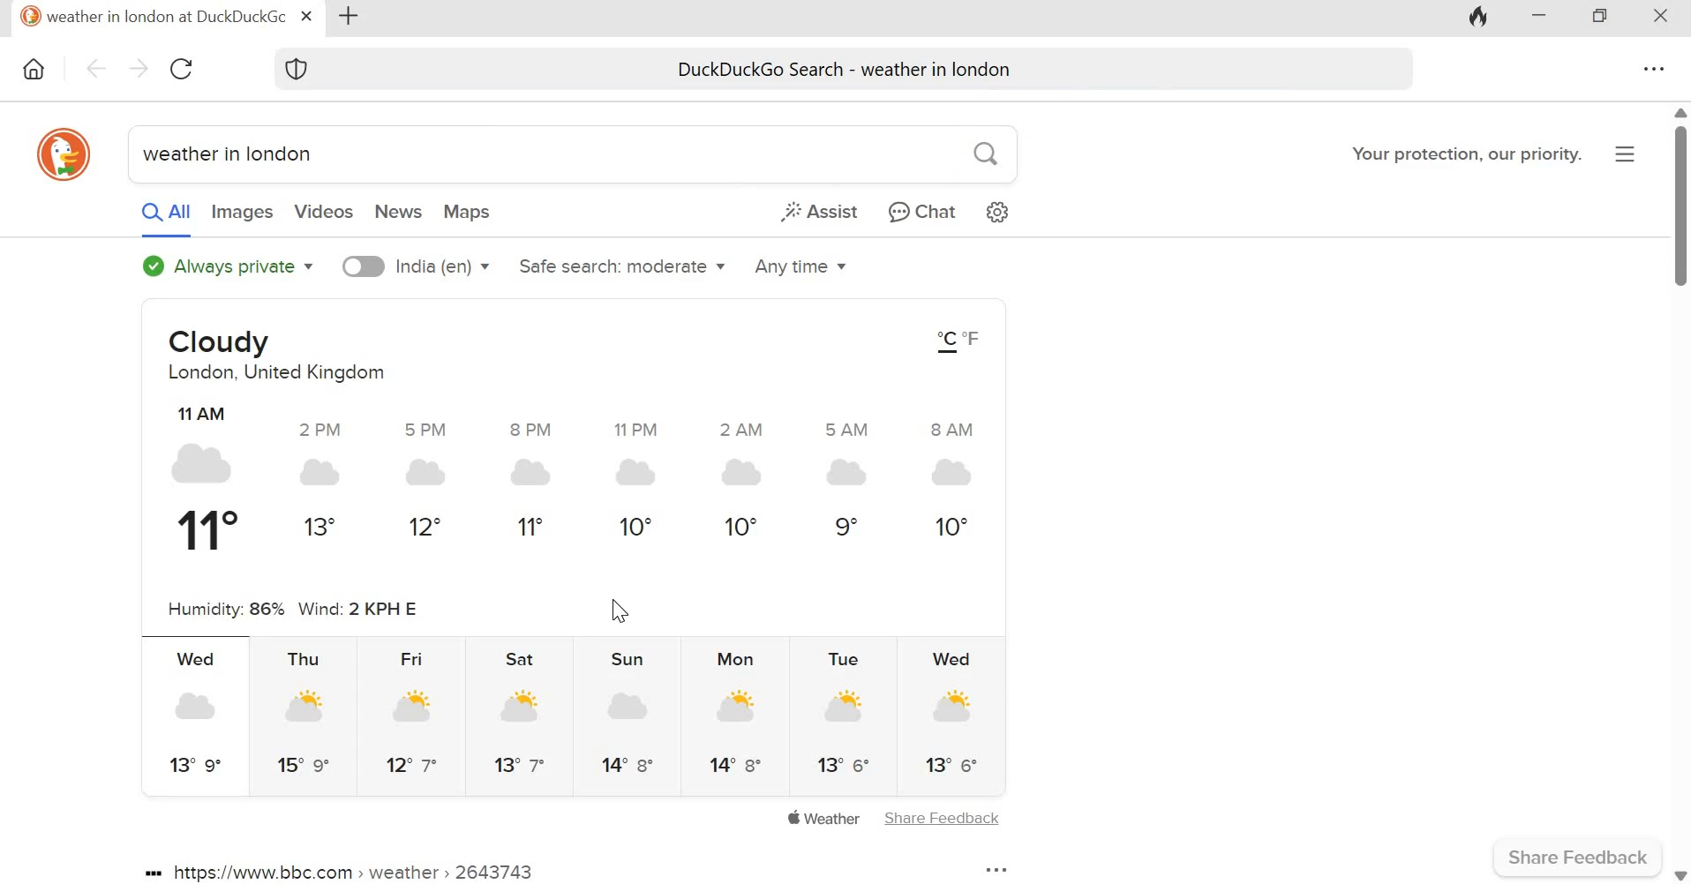  Describe the element at coordinates (425, 472) in the screenshot. I see `Indicates cloudy` at that location.